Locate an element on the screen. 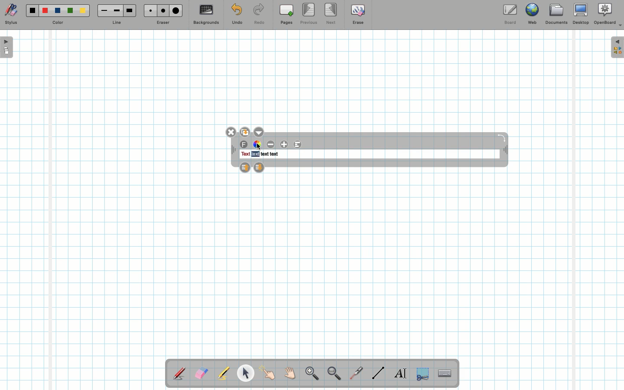 The width and height of the screenshot is (624, 390). Color is located at coordinates (57, 23).